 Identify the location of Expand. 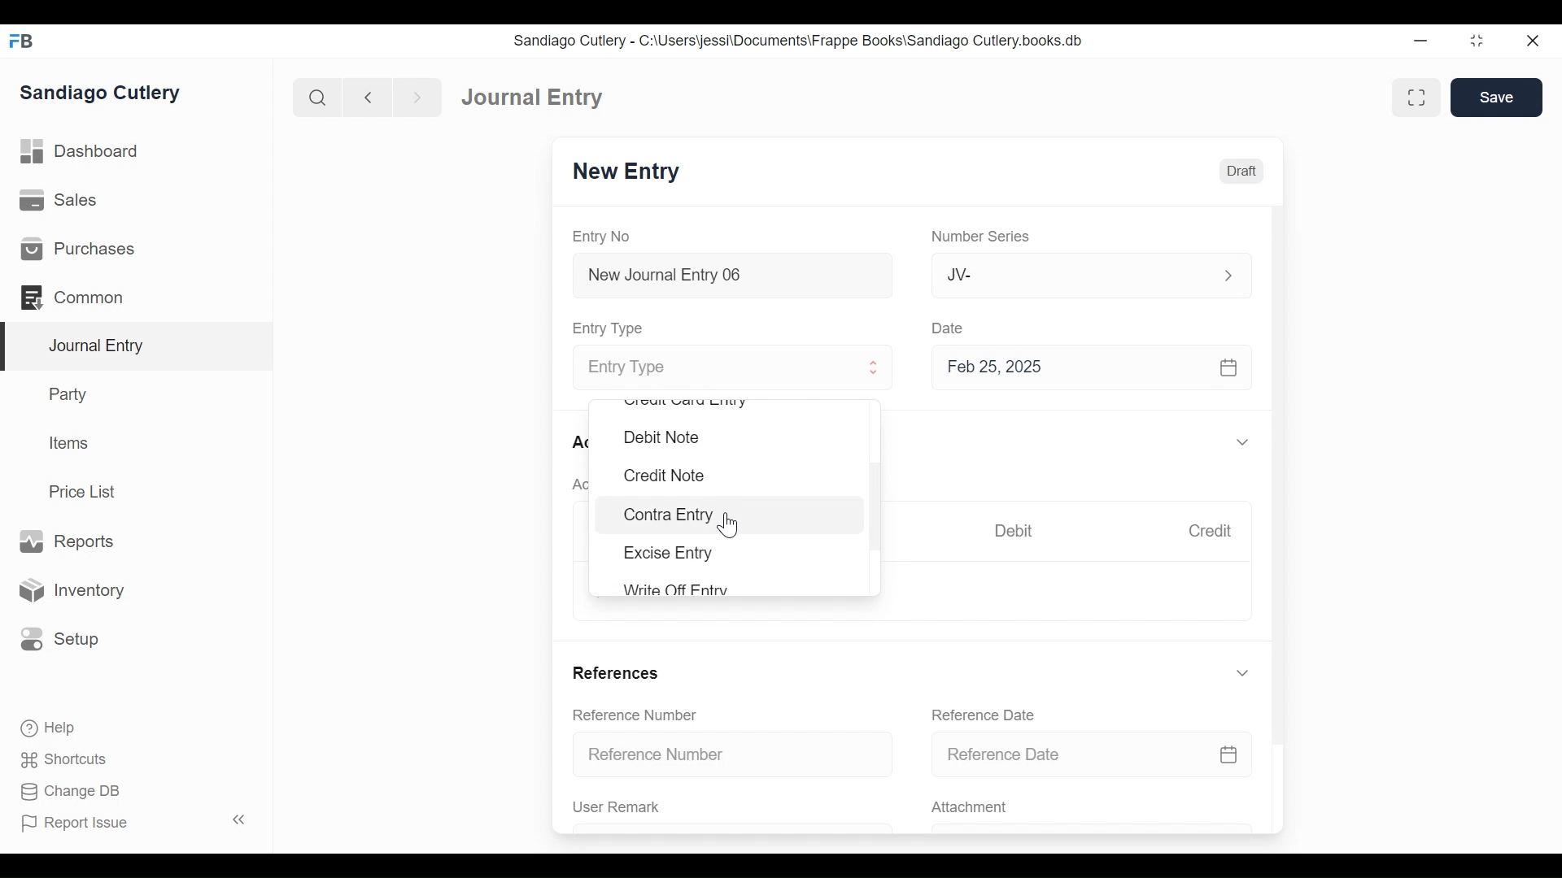
(875, 367).